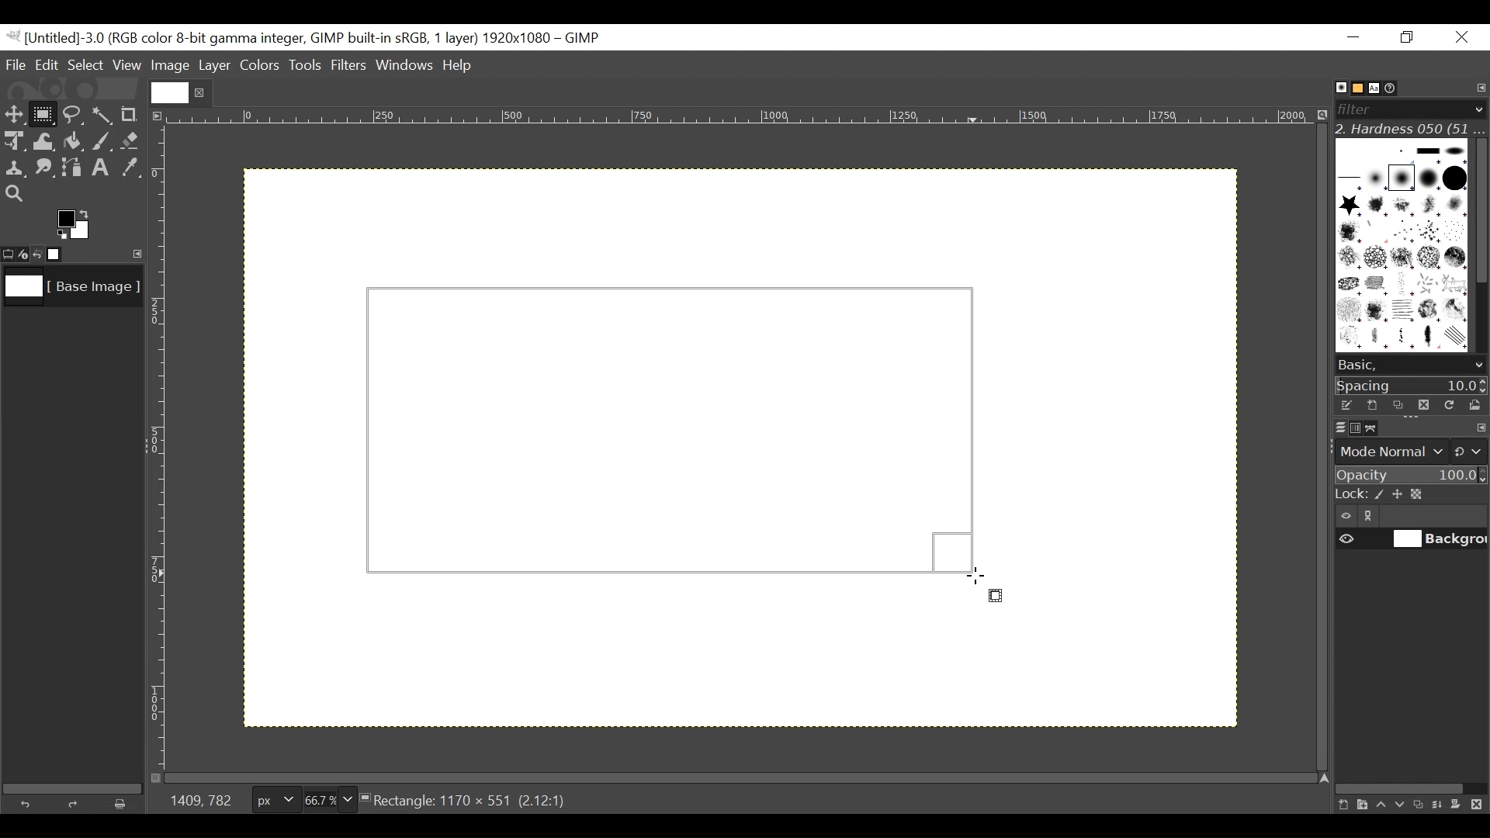 The image size is (1490, 838). I want to click on Images, so click(64, 255).